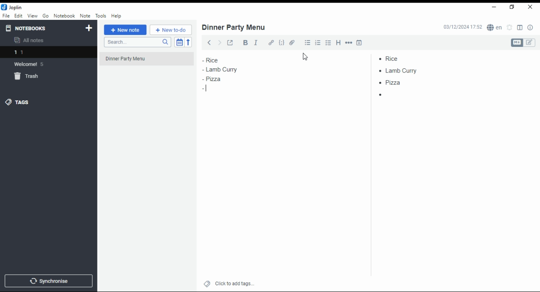 This screenshot has width=540, height=292. What do you see at coordinates (48, 281) in the screenshot?
I see `synchronize` at bounding box center [48, 281].